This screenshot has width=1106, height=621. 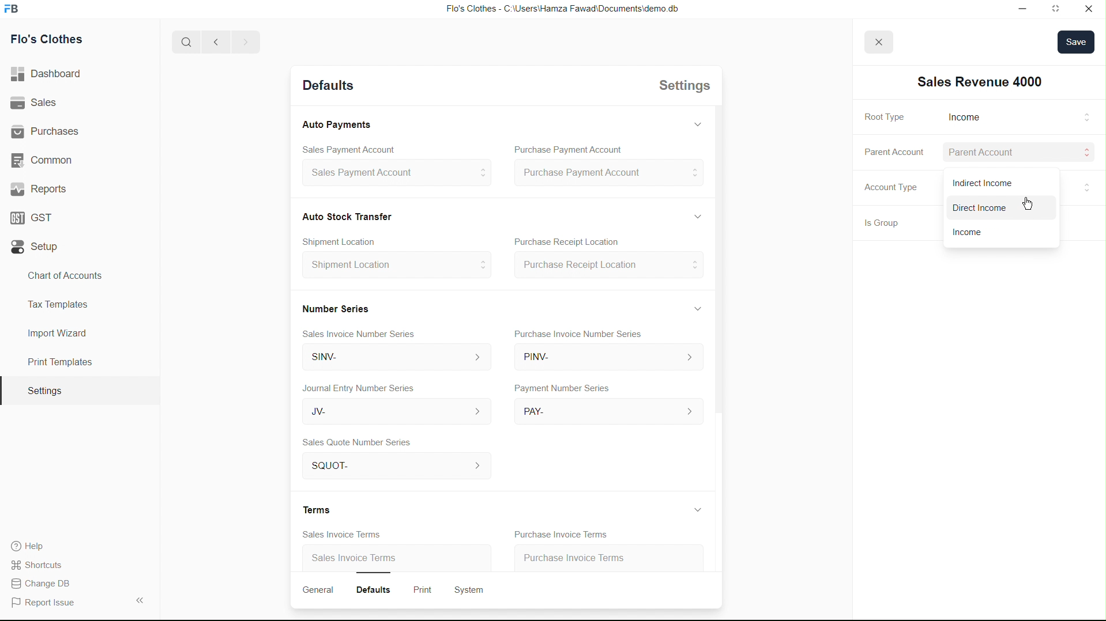 What do you see at coordinates (57, 333) in the screenshot?
I see `Import Wizard` at bounding box center [57, 333].